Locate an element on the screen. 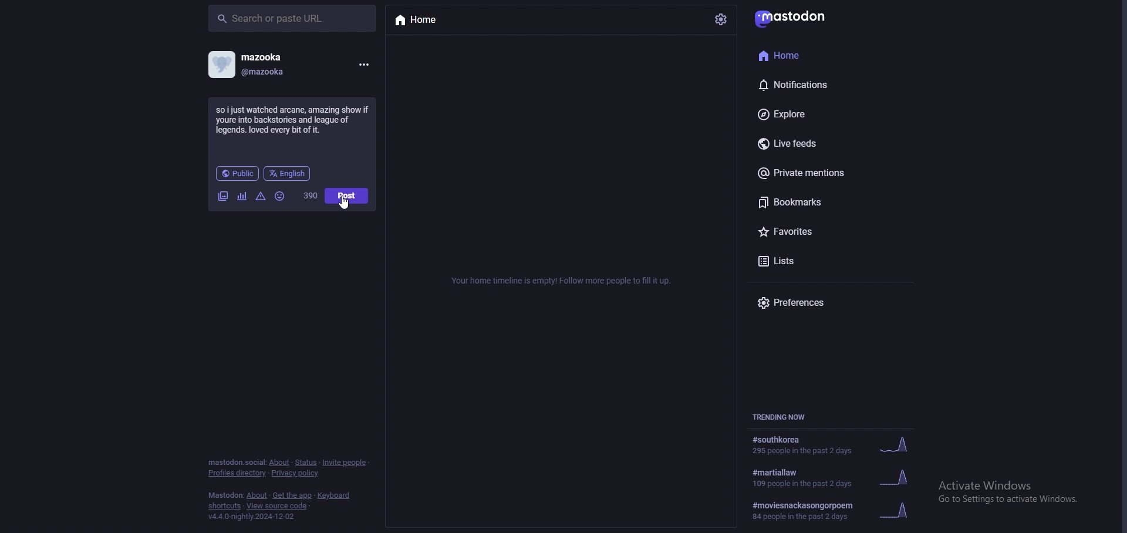 The image size is (1127, 533). home is located at coordinates (420, 19).